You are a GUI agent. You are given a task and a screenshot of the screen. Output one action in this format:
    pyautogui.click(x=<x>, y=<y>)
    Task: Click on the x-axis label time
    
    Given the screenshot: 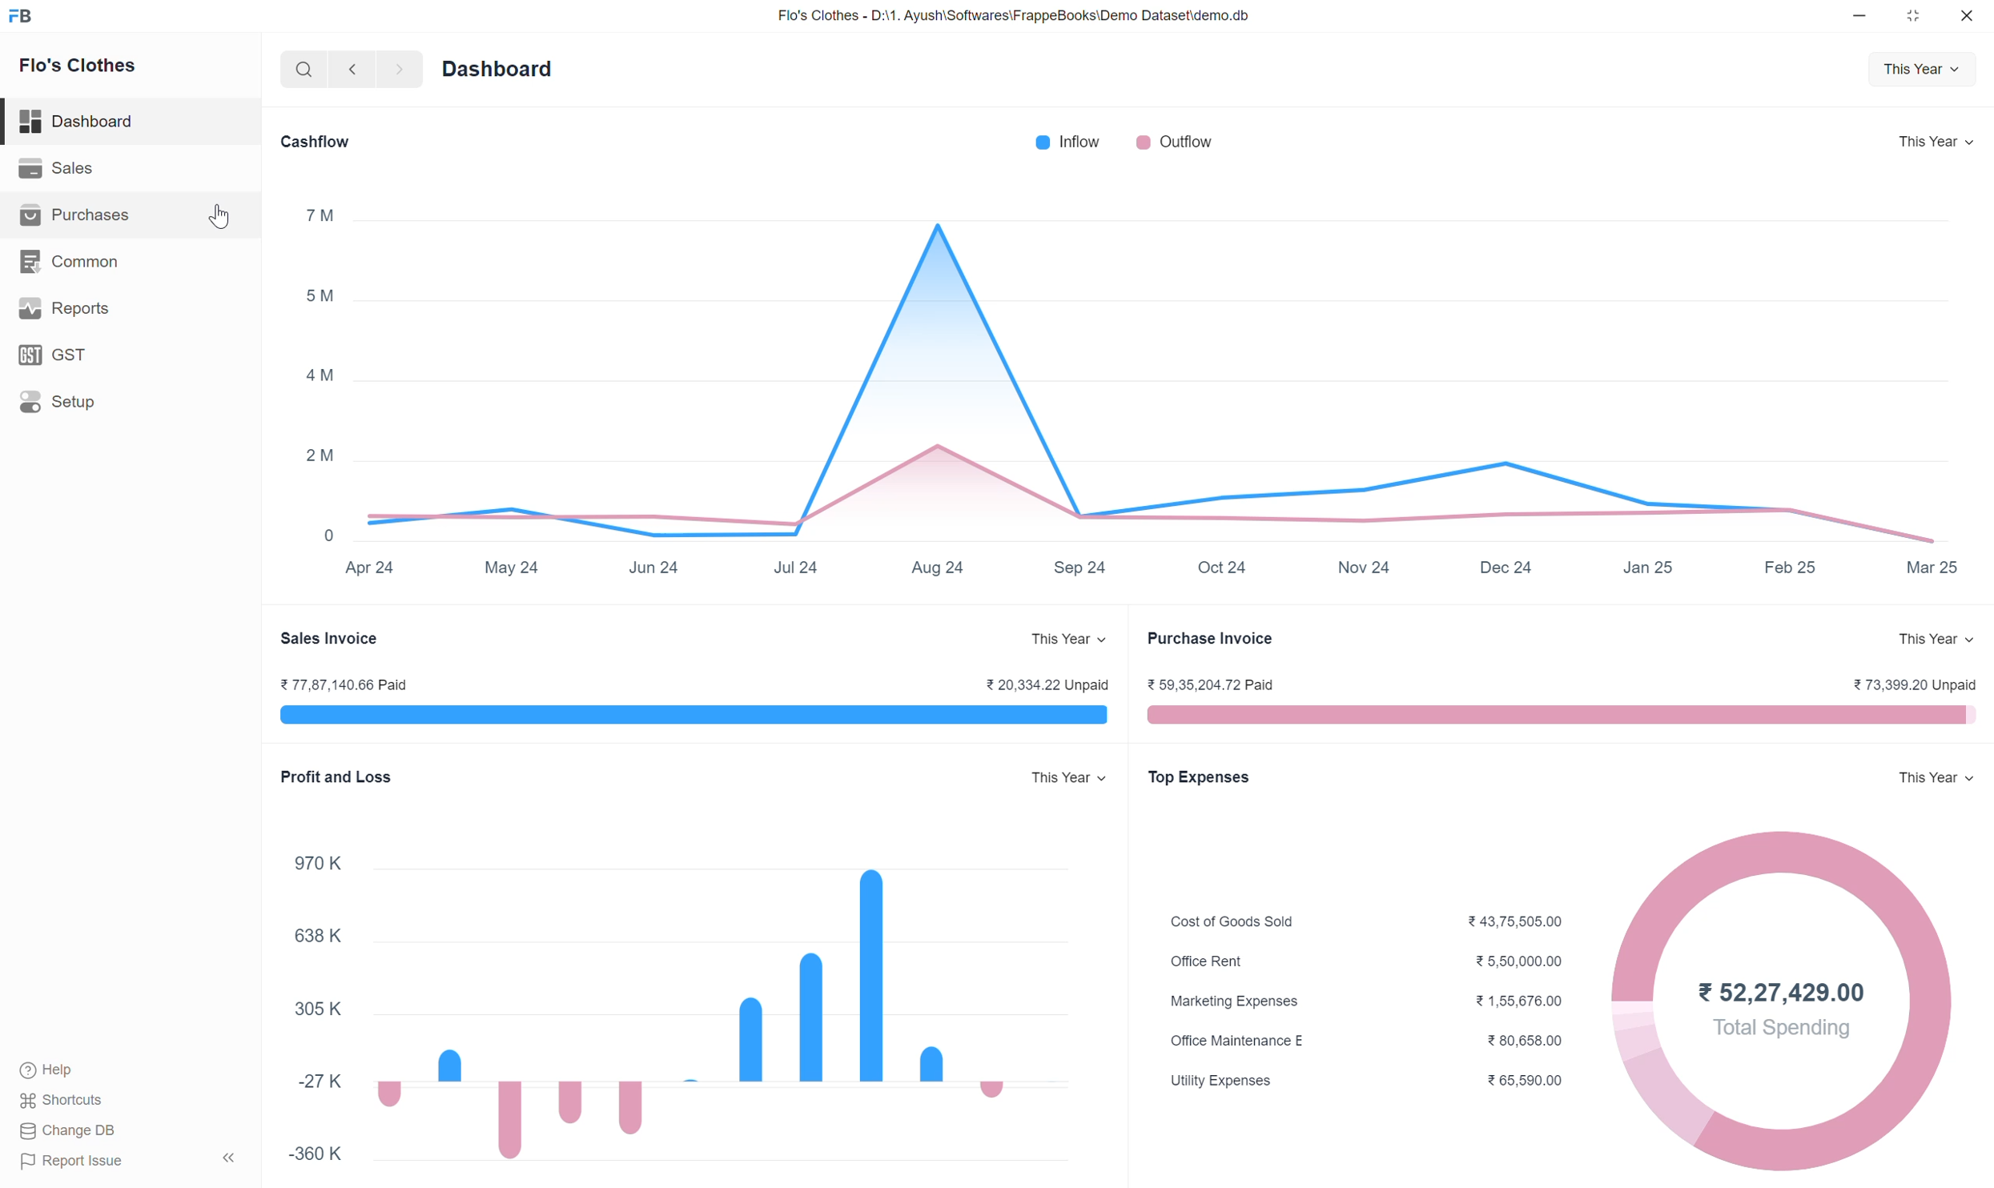 What is the action you would take?
    pyautogui.click(x=1142, y=565)
    